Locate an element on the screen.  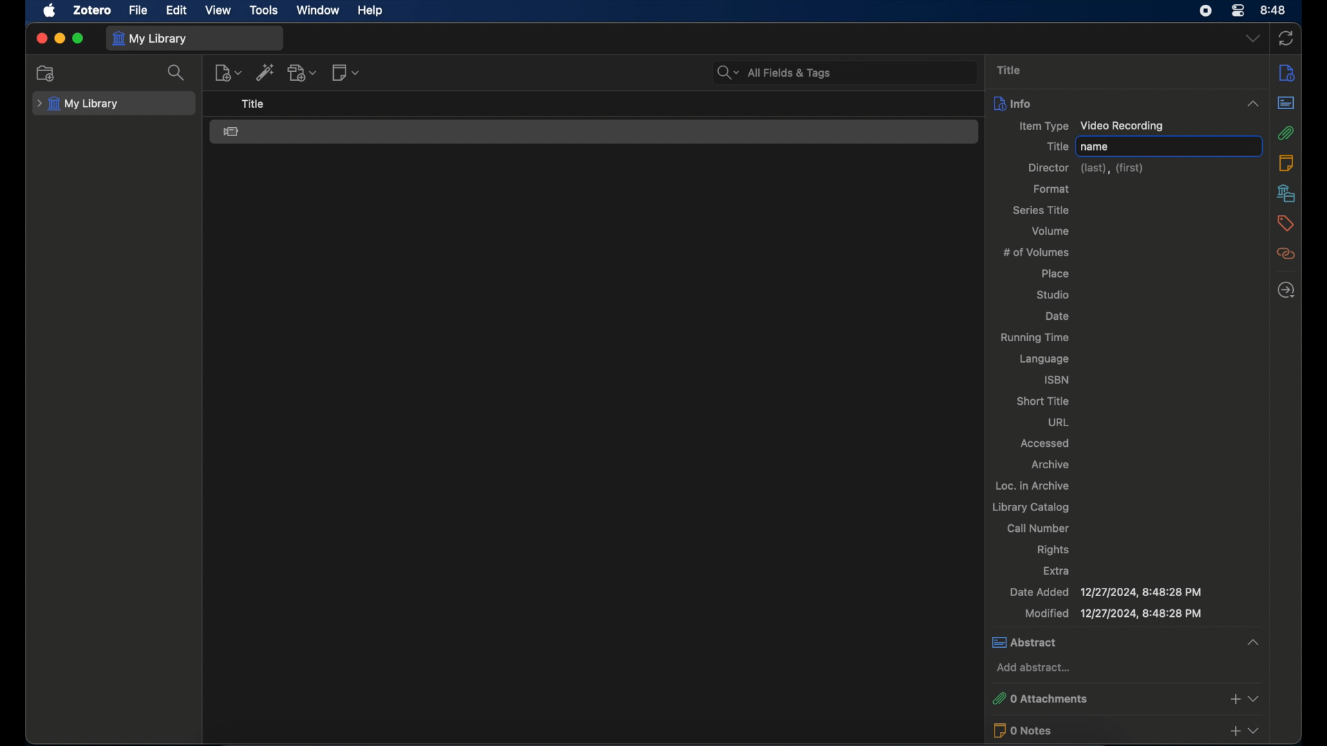
new item is located at coordinates (227, 73).